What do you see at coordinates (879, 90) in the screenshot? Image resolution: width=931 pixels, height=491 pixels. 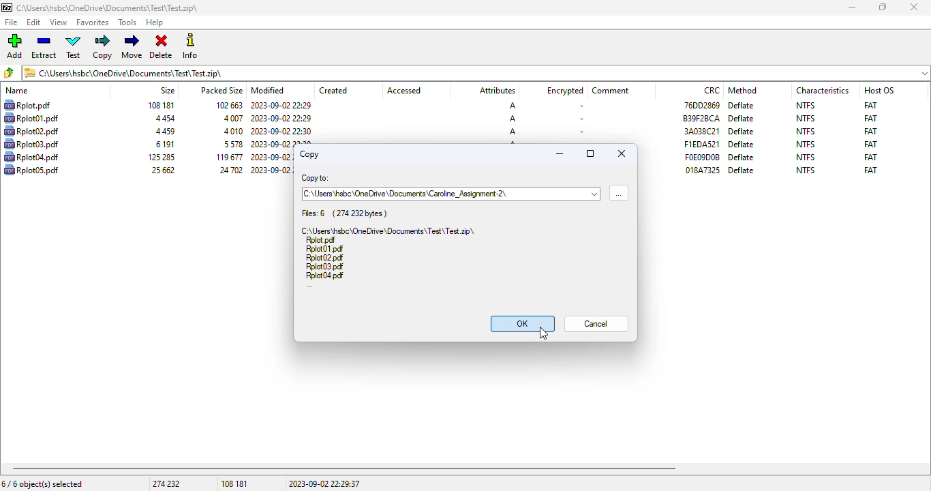 I see `host OS` at bounding box center [879, 90].